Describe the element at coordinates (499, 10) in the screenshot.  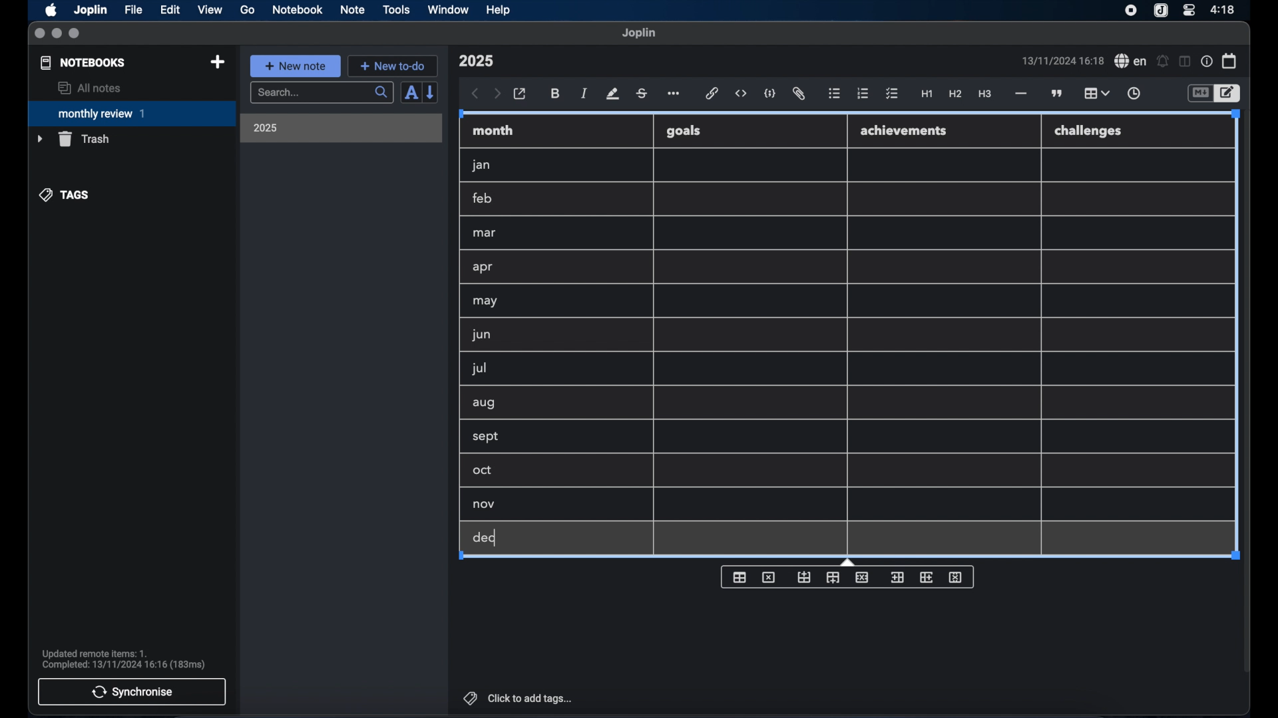
I see `help` at that location.